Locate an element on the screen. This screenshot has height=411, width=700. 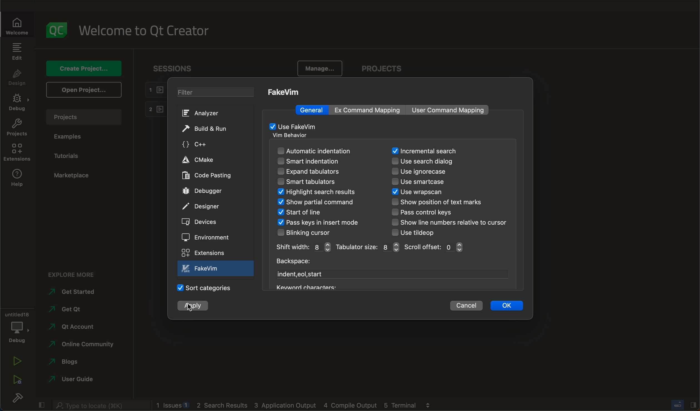
project is located at coordinates (385, 67).